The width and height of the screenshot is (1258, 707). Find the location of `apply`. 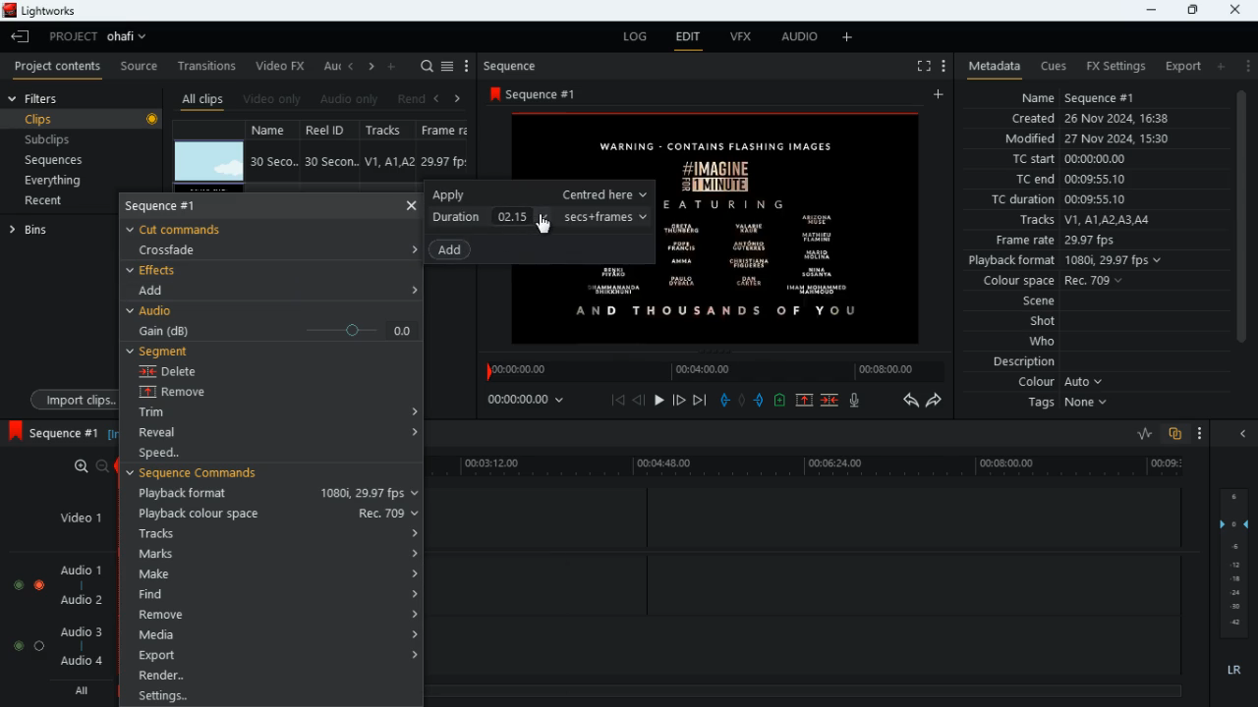

apply is located at coordinates (539, 194).